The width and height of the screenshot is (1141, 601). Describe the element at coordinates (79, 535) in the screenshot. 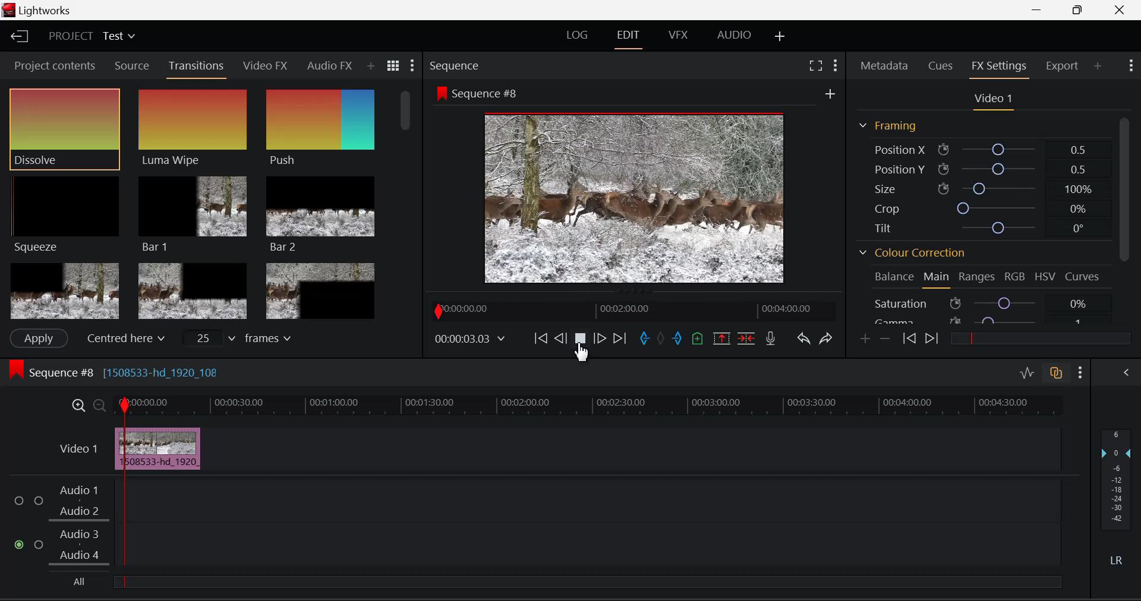

I see `Audio 3` at that location.